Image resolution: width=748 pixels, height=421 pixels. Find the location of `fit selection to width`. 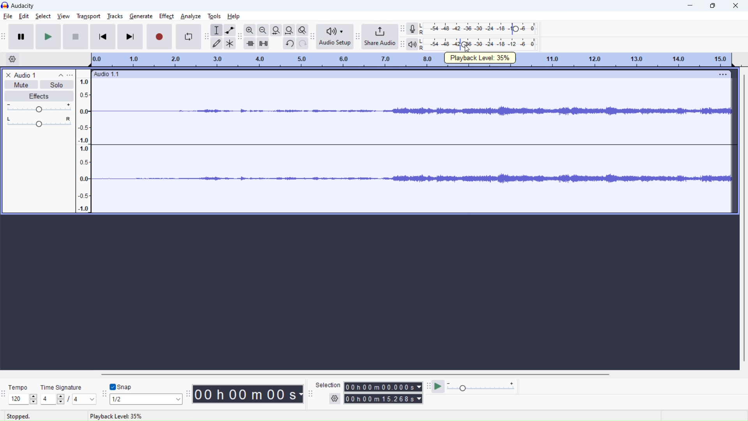

fit selection to width is located at coordinates (276, 30).